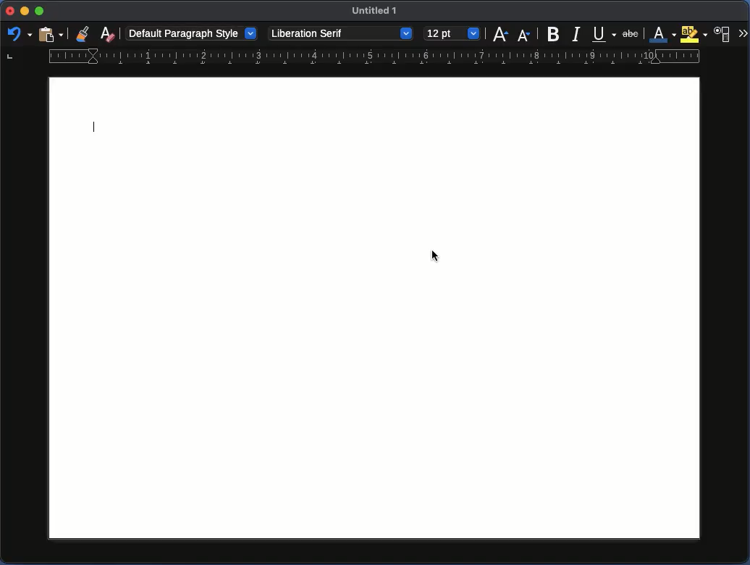 The image size is (750, 565). Describe the element at coordinates (85, 34) in the screenshot. I see `Clone formatting` at that location.